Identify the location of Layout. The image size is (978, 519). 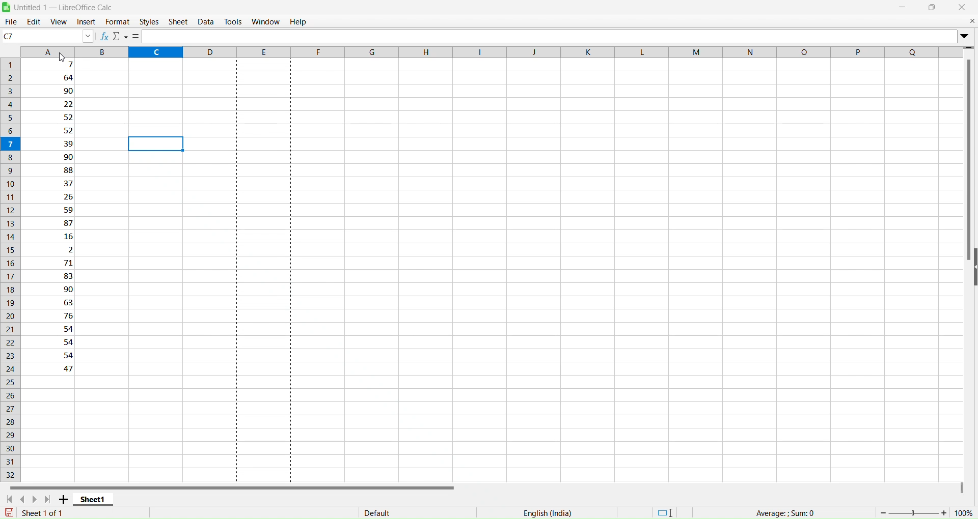
(666, 511).